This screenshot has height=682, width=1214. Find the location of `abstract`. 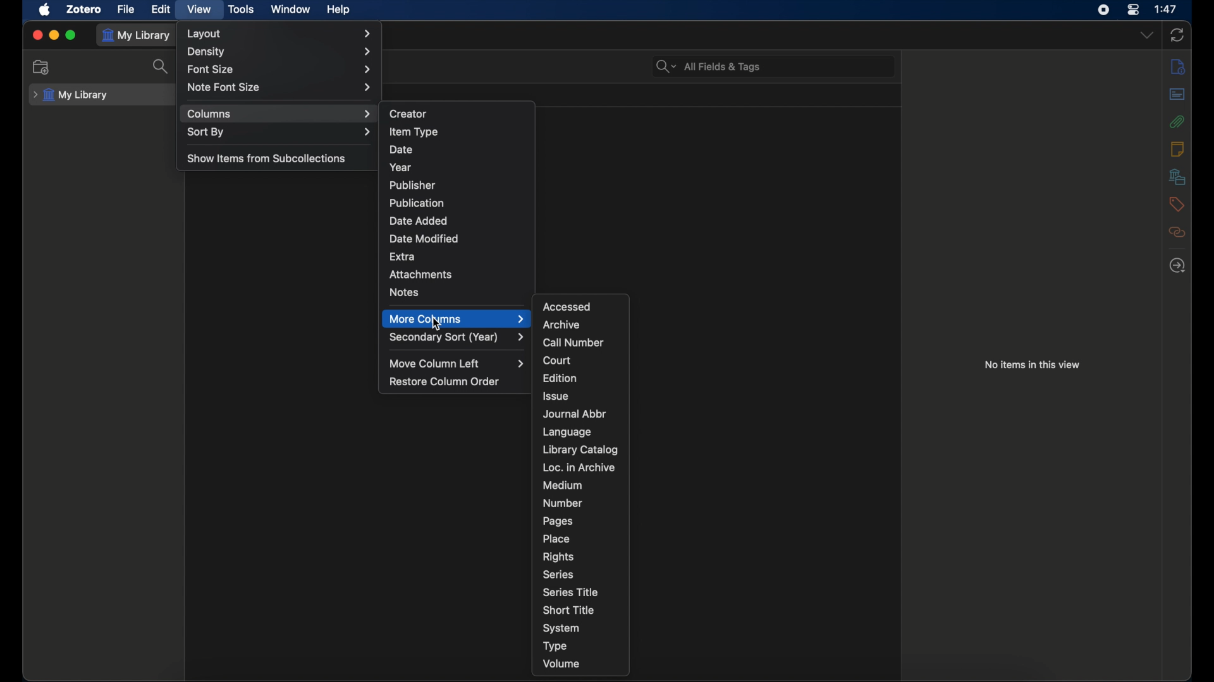

abstract is located at coordinates (1176, 94).